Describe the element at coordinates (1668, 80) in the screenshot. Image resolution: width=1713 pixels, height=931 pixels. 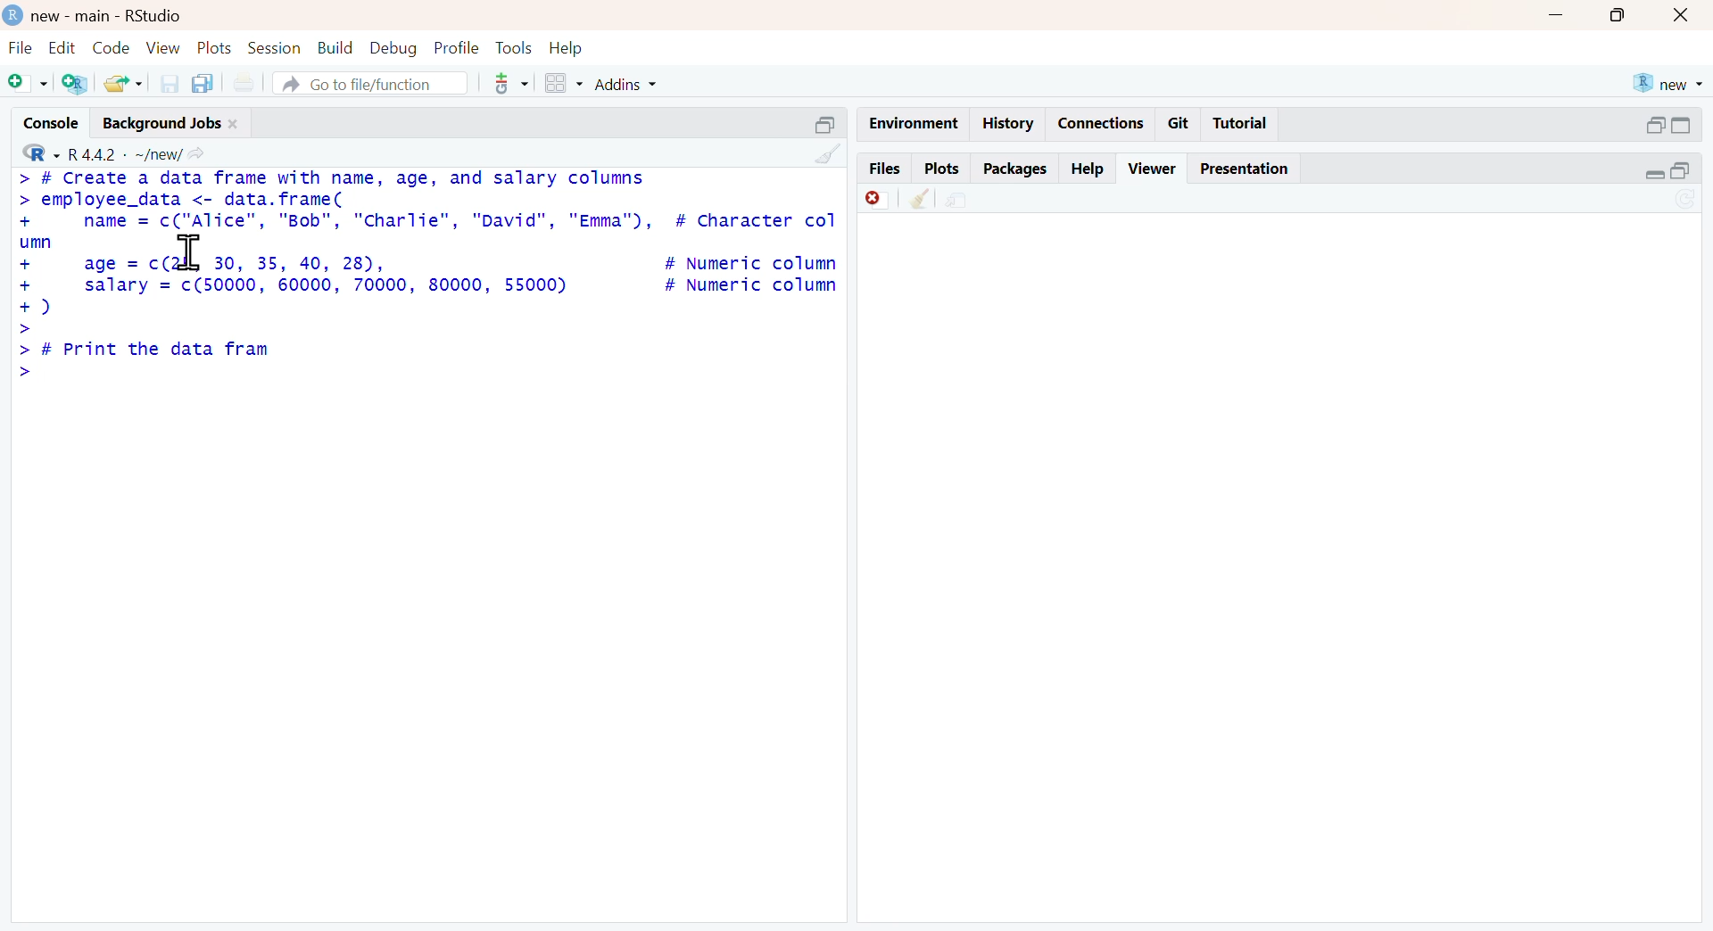
I see `new R project` at that location.